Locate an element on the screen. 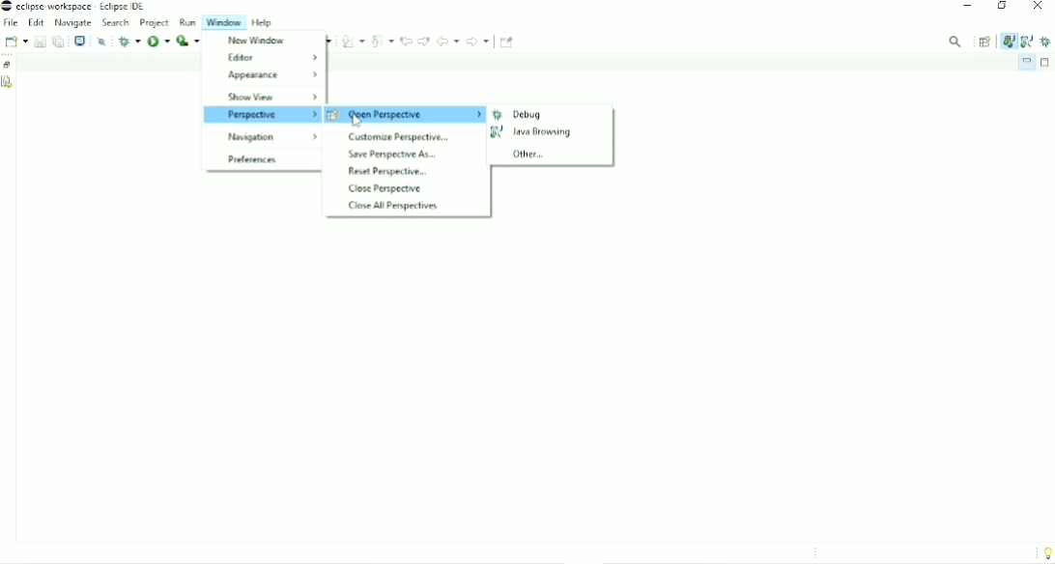 The width and height of the screenshot is (1055, 564). Run is located at coordinates (187, 41).